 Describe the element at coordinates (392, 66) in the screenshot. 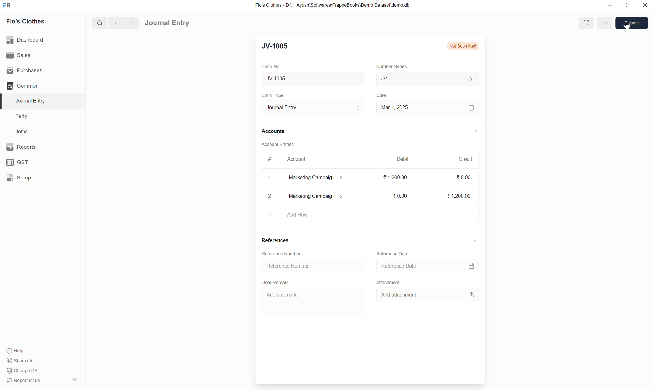

I see `Number Series` at that location.